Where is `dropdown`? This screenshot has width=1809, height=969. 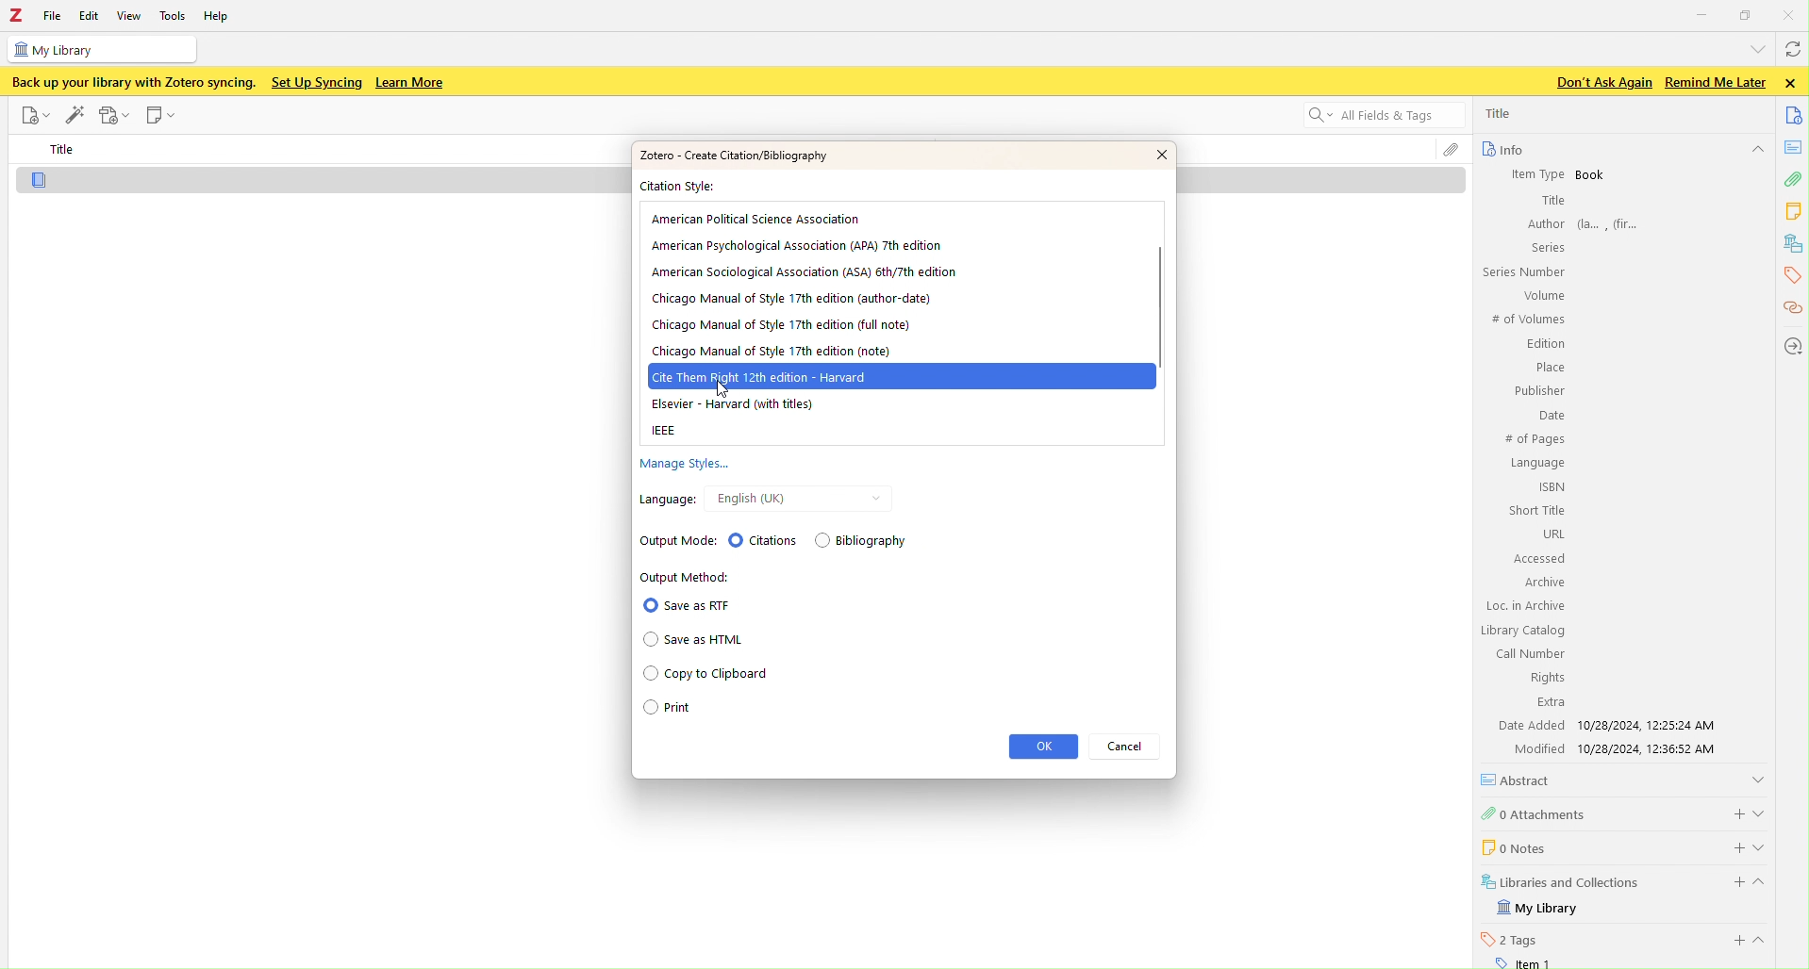 dropdown is located at coordinates (1754, 48).